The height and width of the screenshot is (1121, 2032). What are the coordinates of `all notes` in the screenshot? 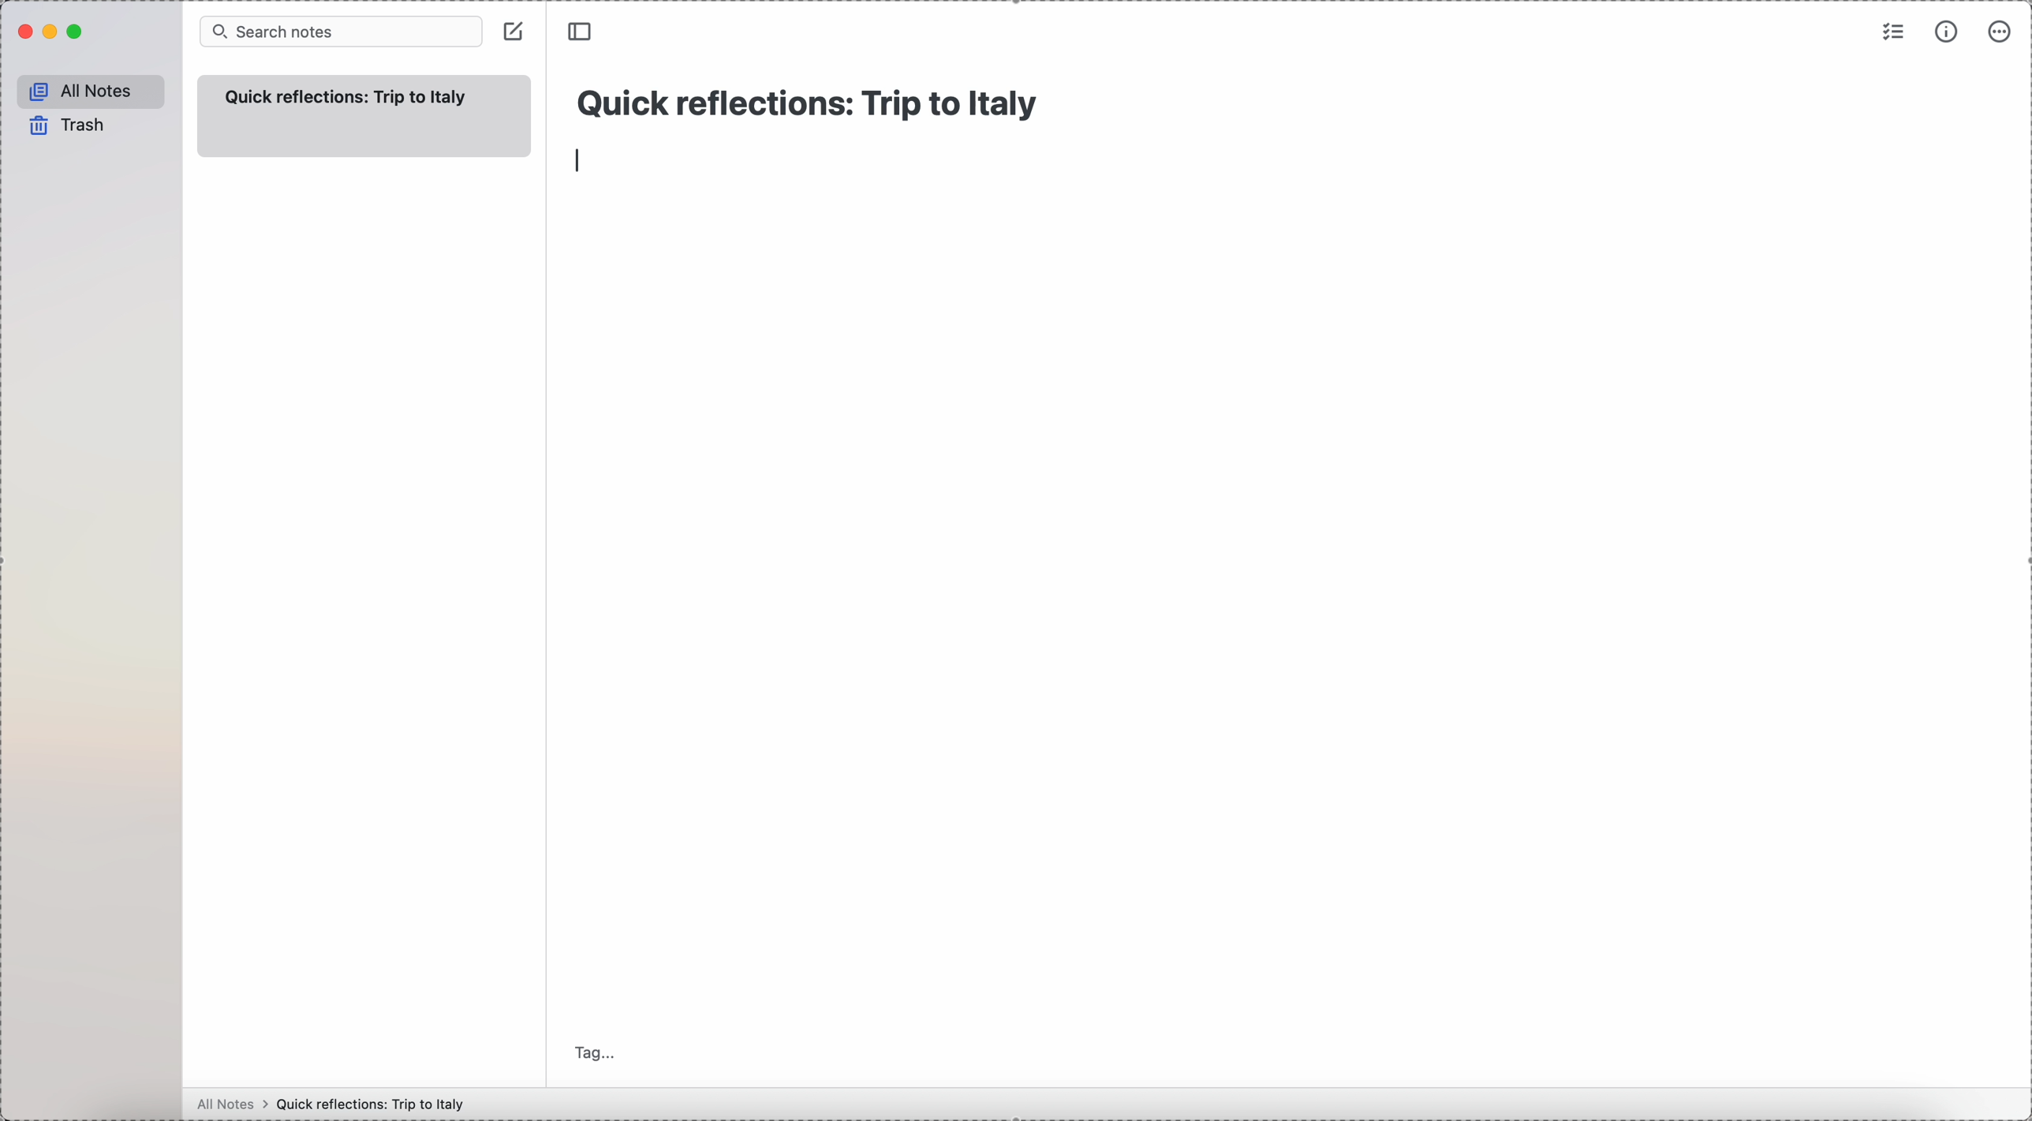 It's located at (87, 90).